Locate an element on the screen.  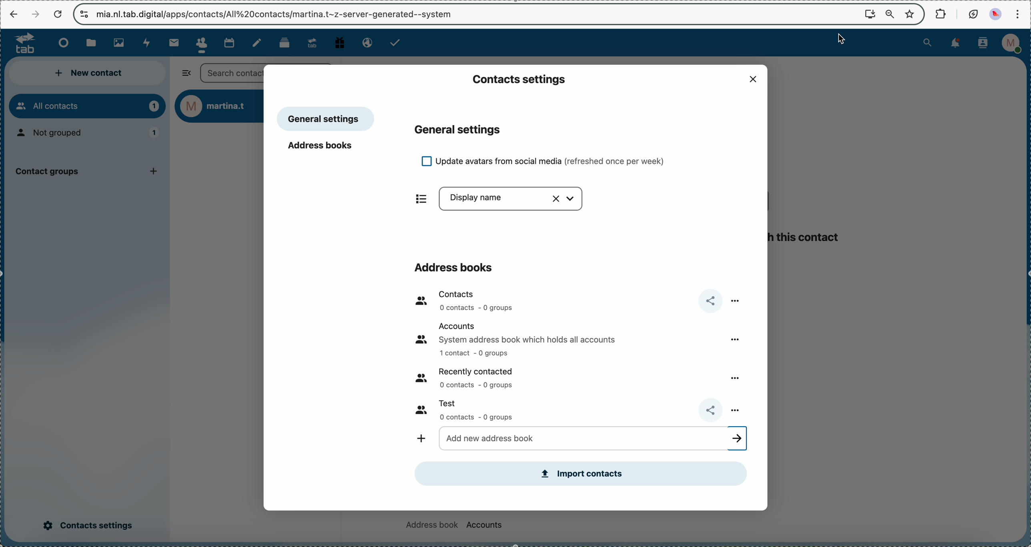
more options is located at coordinates (732, 377).